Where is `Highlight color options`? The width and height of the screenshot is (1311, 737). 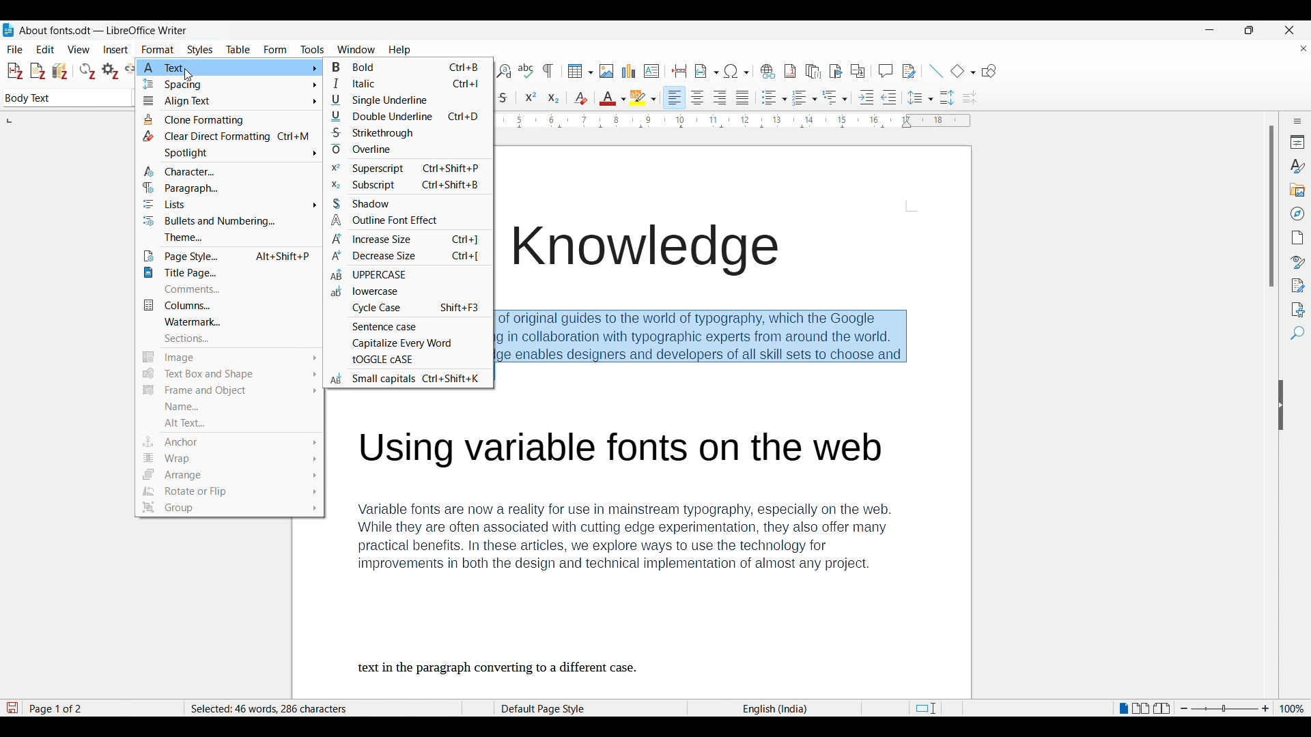 Highlight color options is located at coordinates (643, 98).